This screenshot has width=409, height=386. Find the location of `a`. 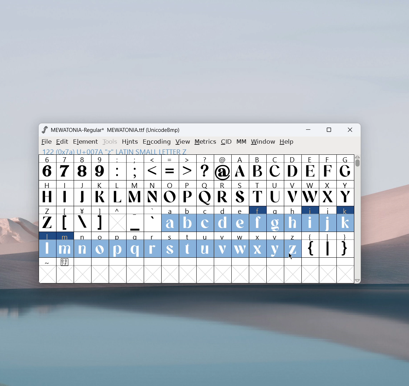

a is located at coordinates (170, 219).